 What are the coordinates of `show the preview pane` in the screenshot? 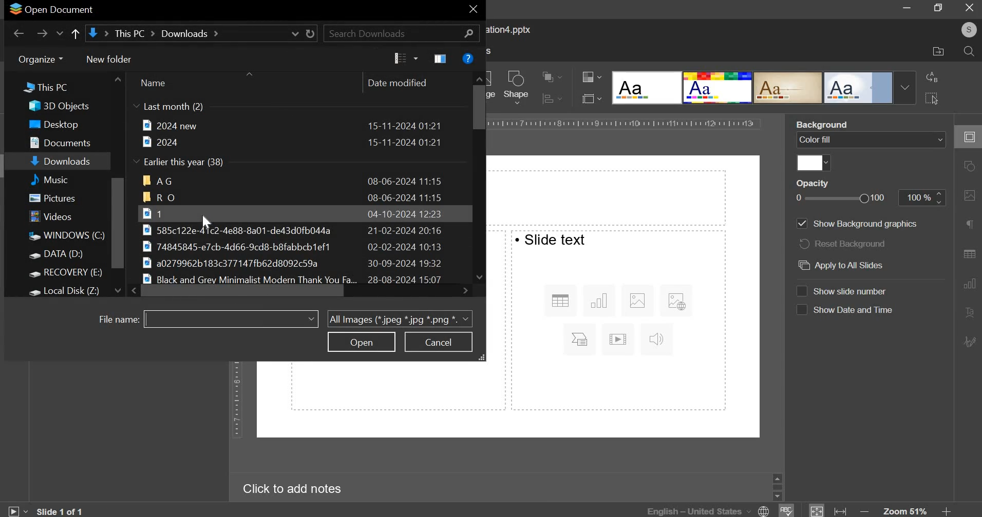 It's located at (440, 58).